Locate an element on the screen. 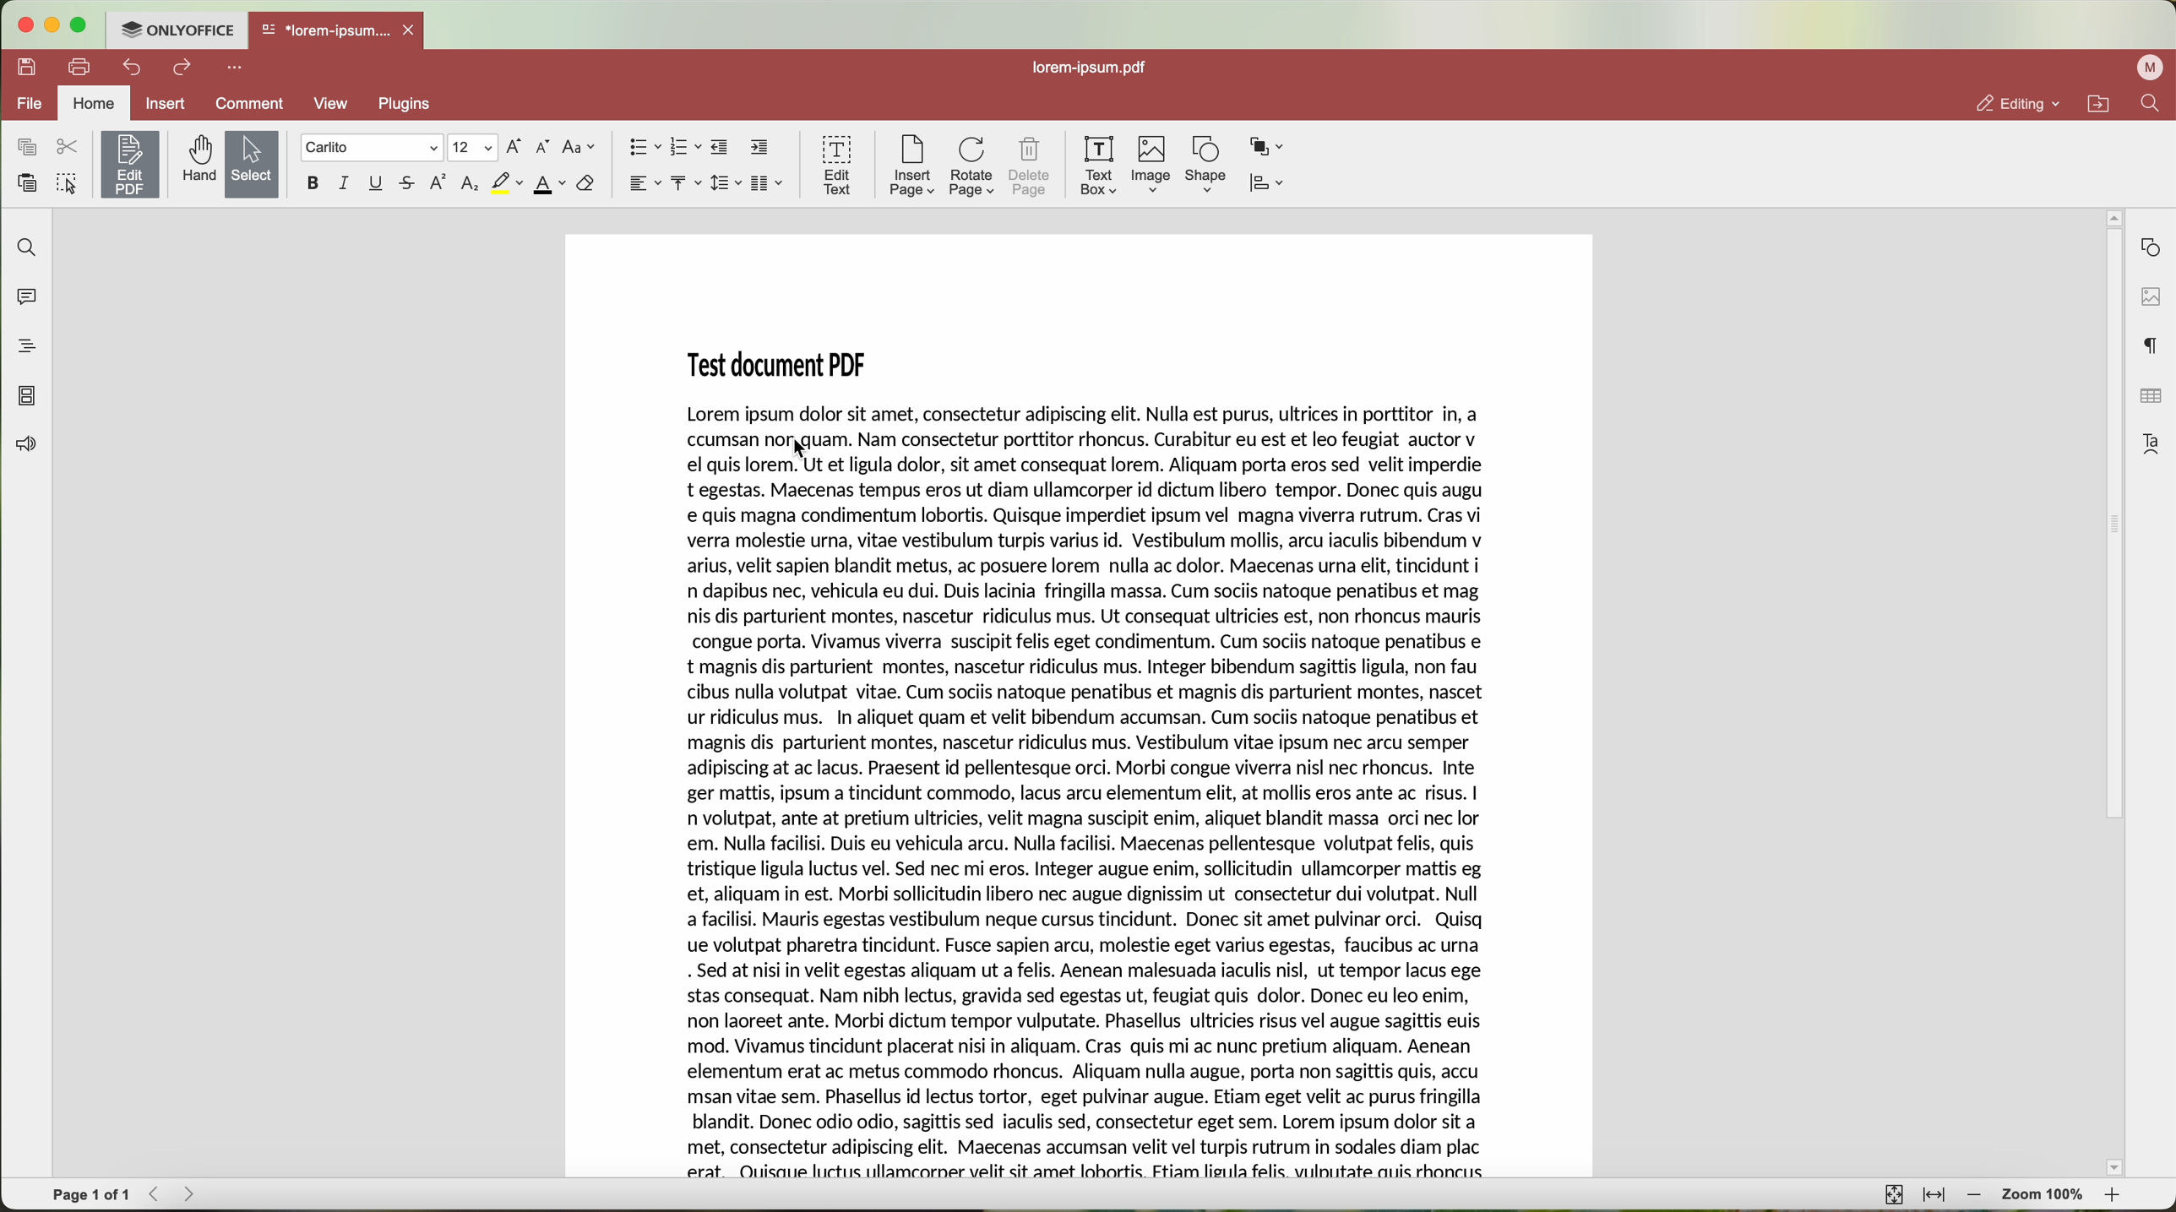 Image resolution: width=2176 pixels, height=1212 pixels. text art settings is located at coordinates (2149, 444).